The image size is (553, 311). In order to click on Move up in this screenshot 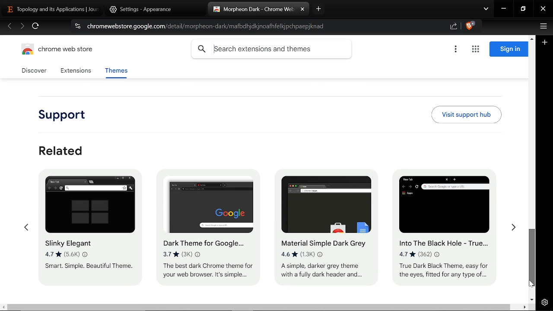, I will do `click(531, 38)`.